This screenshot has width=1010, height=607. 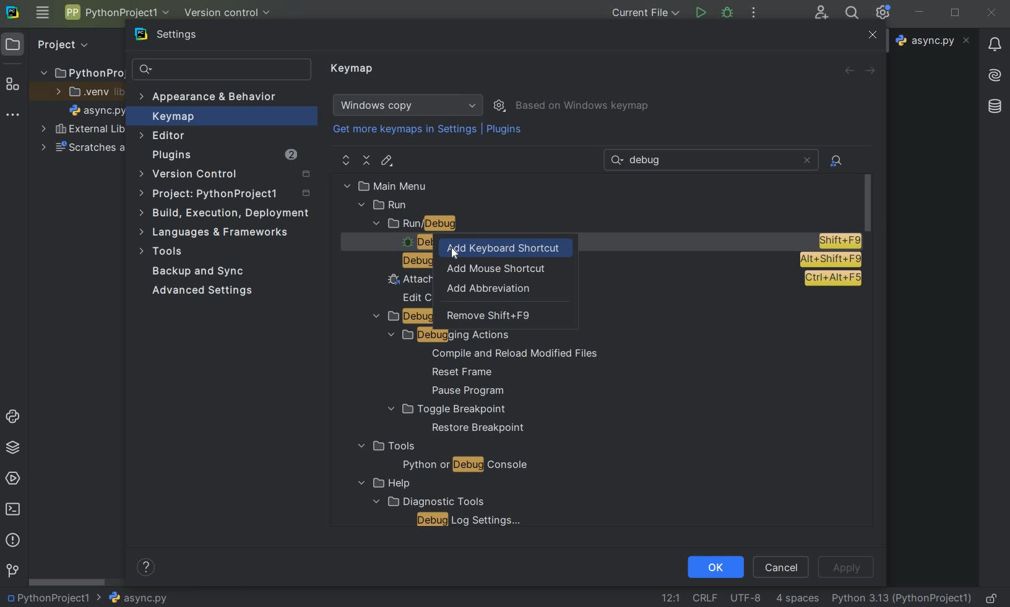 What do you see at coordinates (850, 14) in the screenshot?
I see `search everywhere` at bounding box center [850, 14].